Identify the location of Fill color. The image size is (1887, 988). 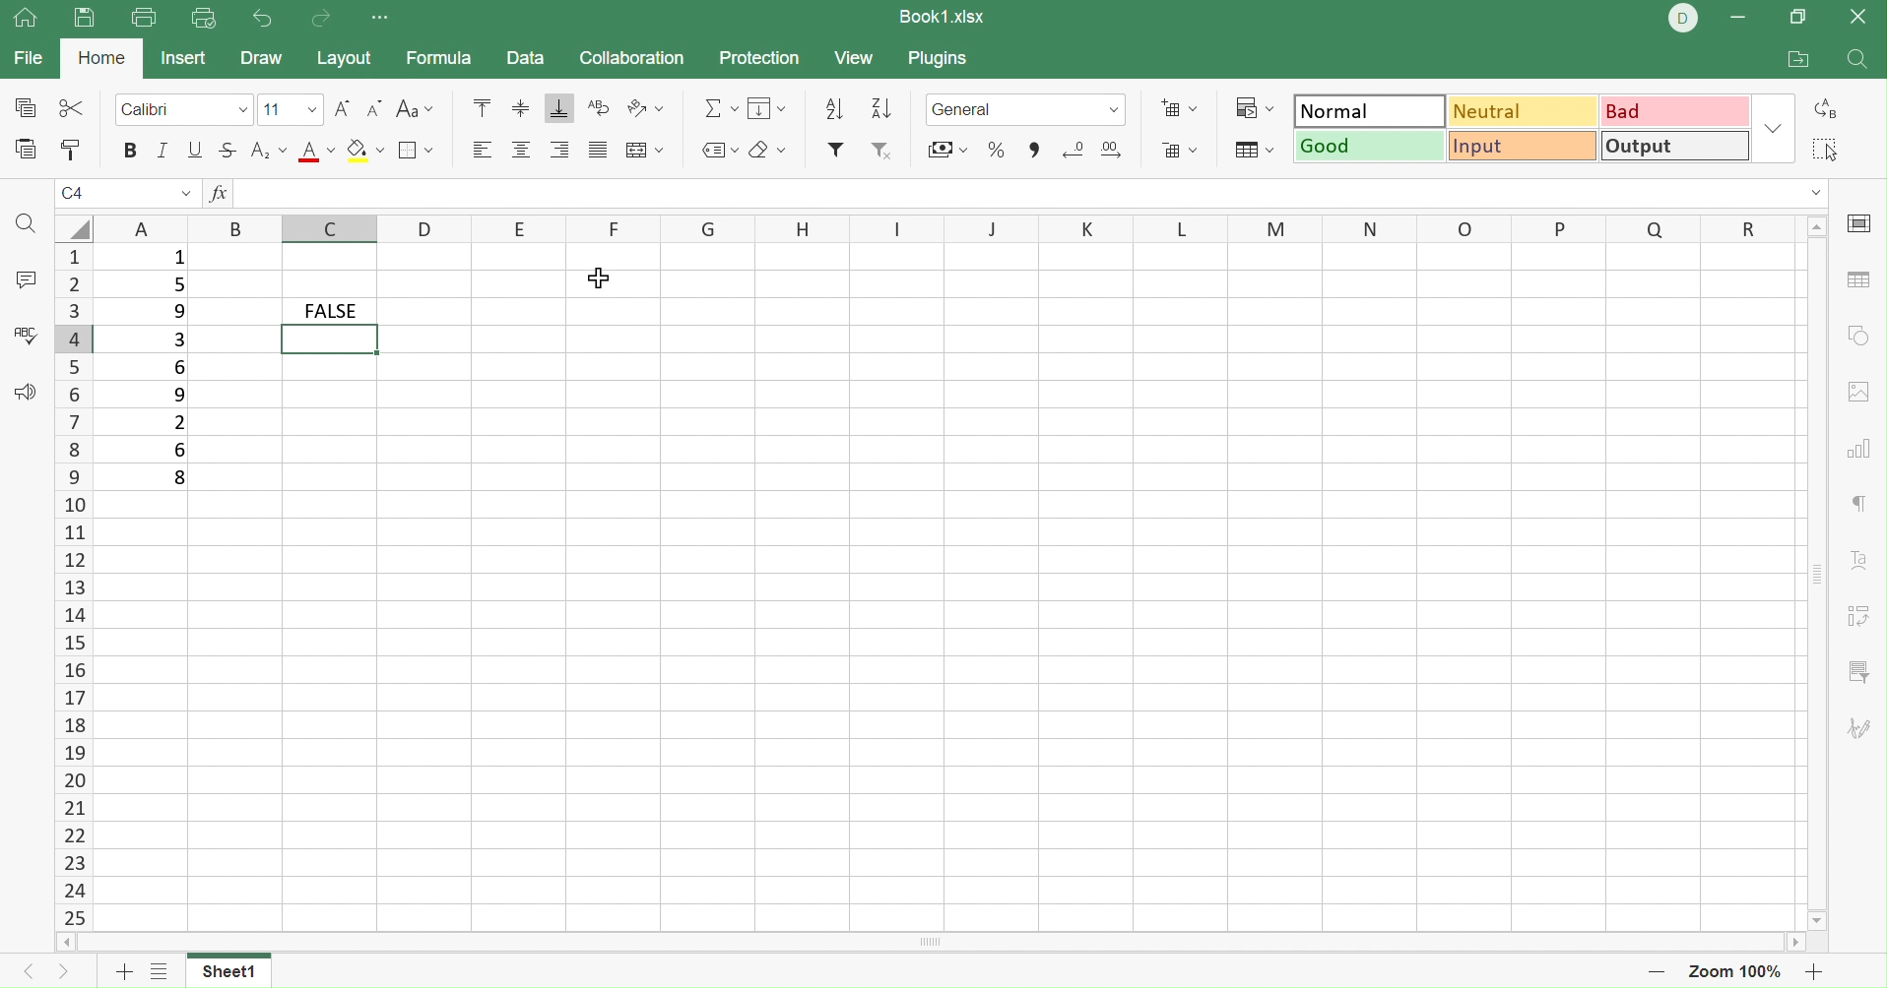
(363, 149).